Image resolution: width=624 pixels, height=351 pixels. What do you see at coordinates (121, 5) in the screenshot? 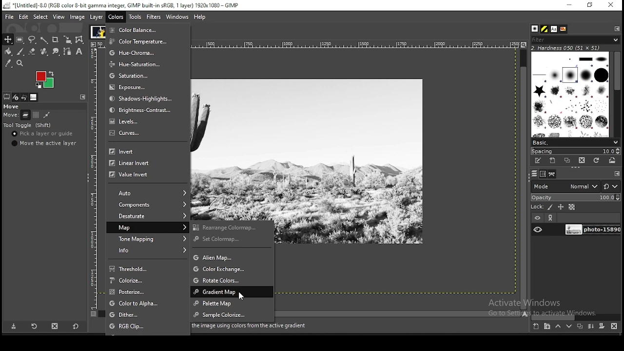
I see `icon and file name` at bounding box center [121, 5].